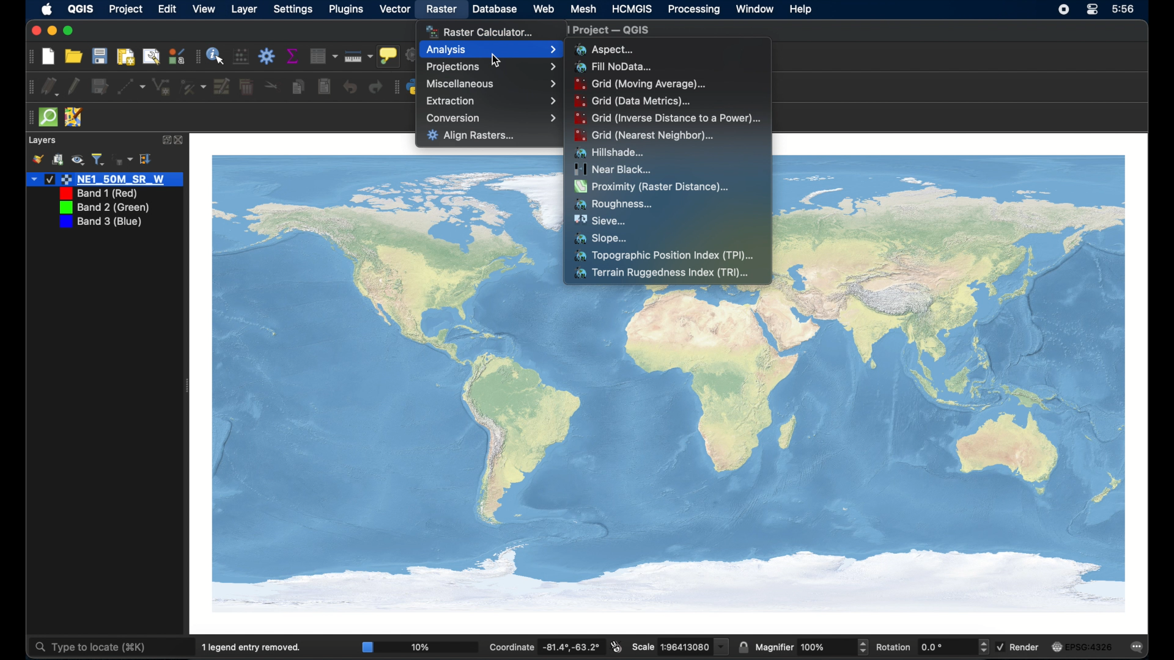  What do you see at coordinates (1123, 9) in the screenshot?
I see `time` at bounding box center [1123, 9].